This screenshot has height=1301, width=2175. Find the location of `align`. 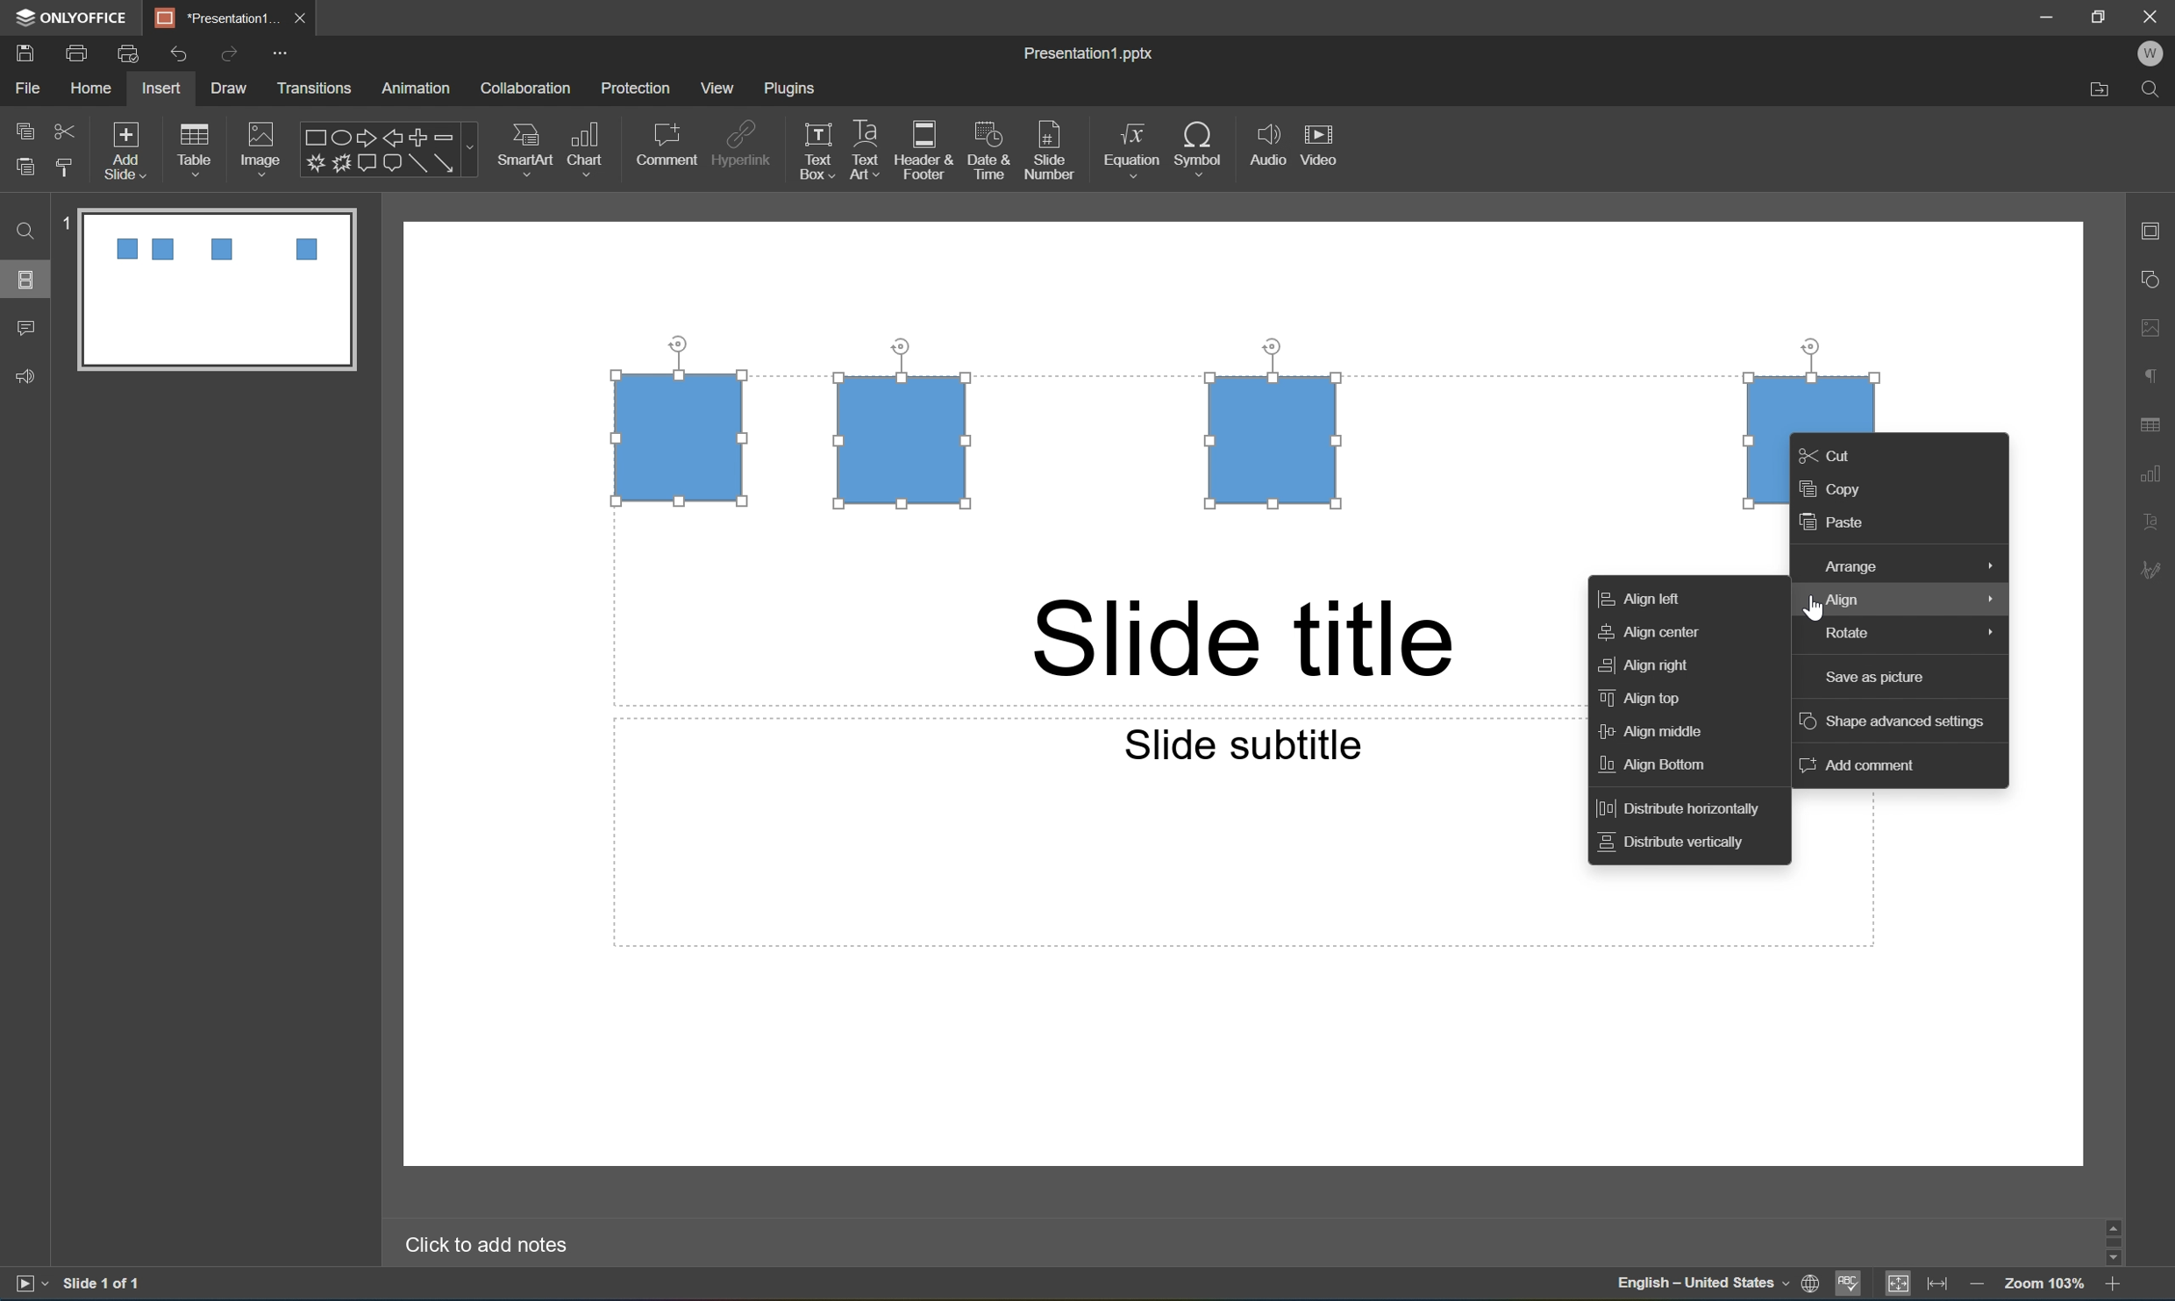

align is located at coordinates (1898, 601).